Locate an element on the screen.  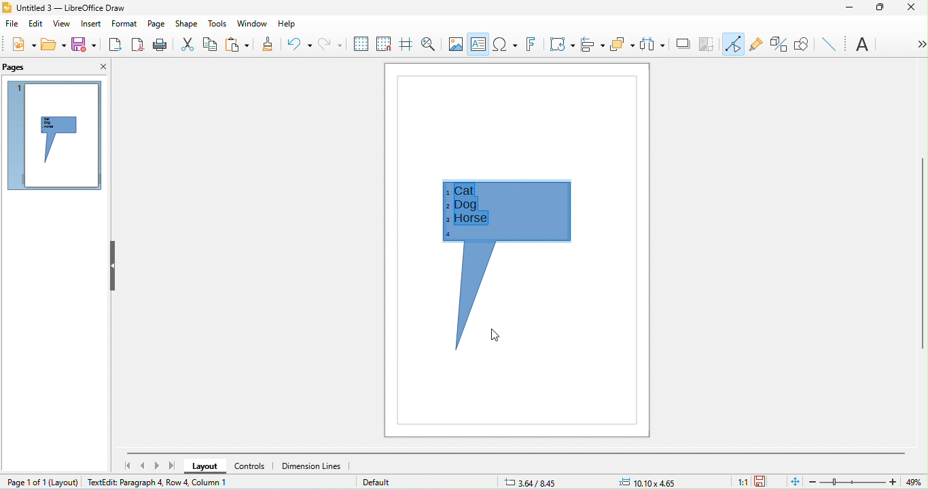
tools is located at coordinates (219, 24).